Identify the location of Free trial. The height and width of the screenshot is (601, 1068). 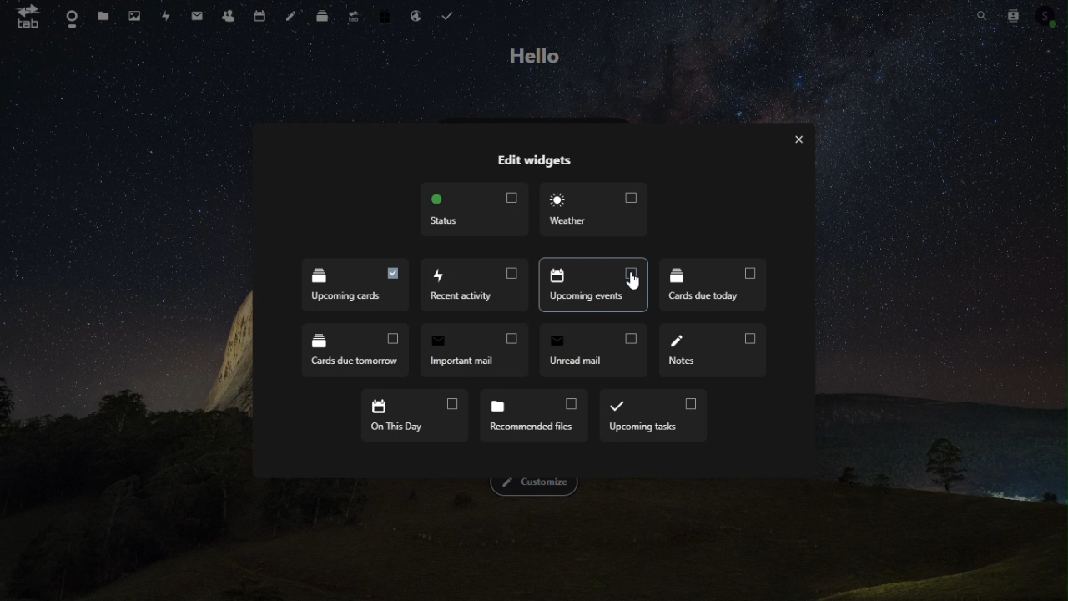
(385, 13).